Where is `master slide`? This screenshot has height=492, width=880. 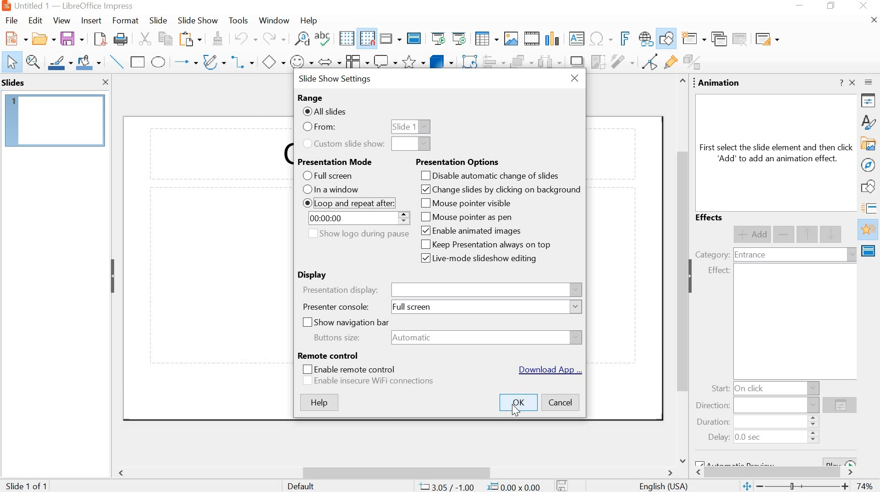 master slide is located at coordinates (414, 39).